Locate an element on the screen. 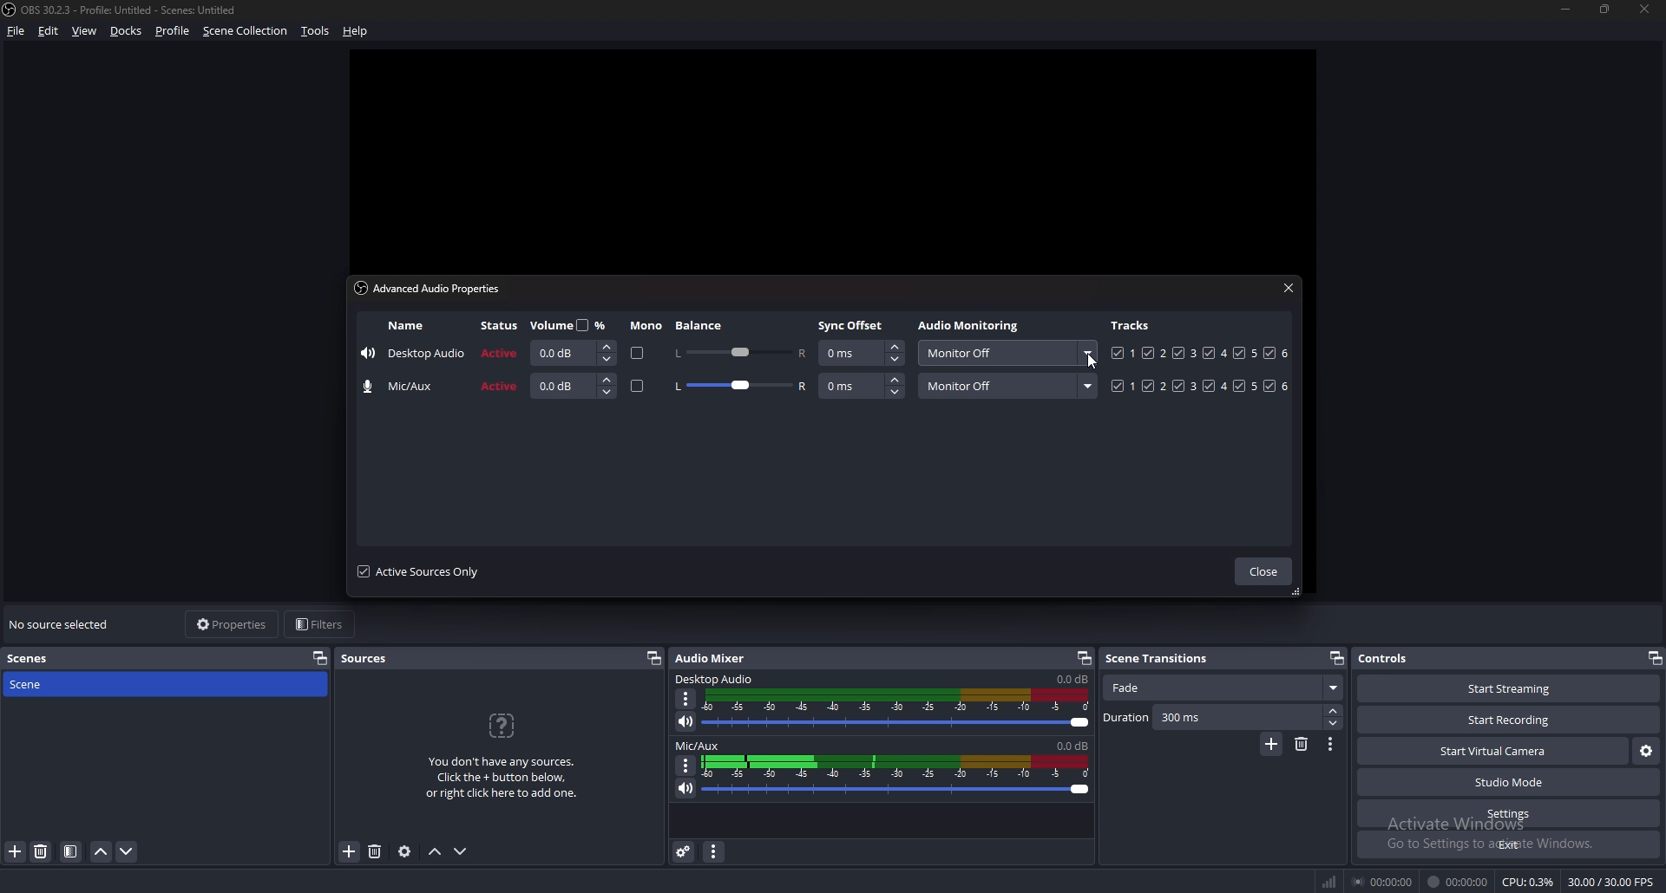 Image resolution: width=1666 pixels, height=893 pixels. profile is located at coordinates (173, 31).